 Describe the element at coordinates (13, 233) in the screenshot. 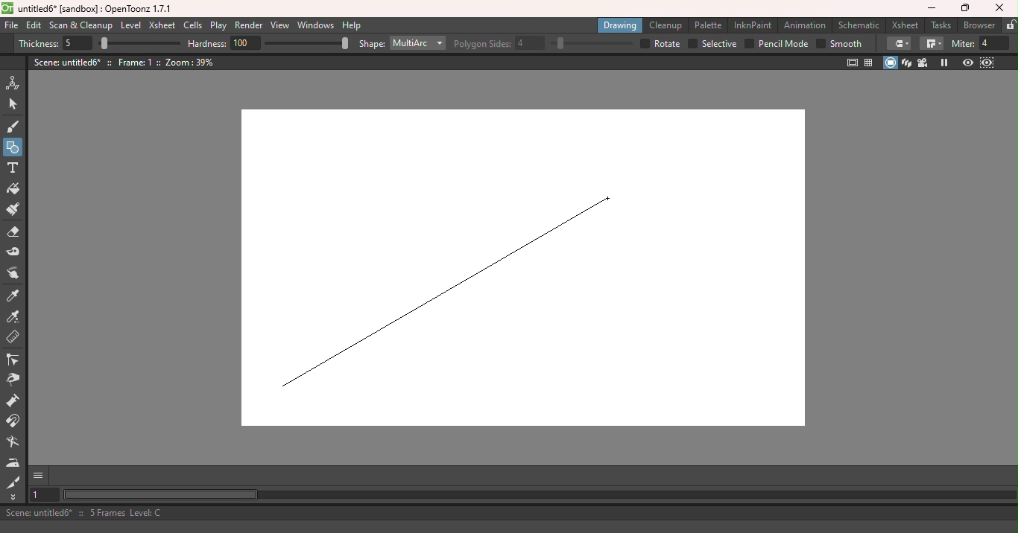

I see `Eraser tool` at that location.